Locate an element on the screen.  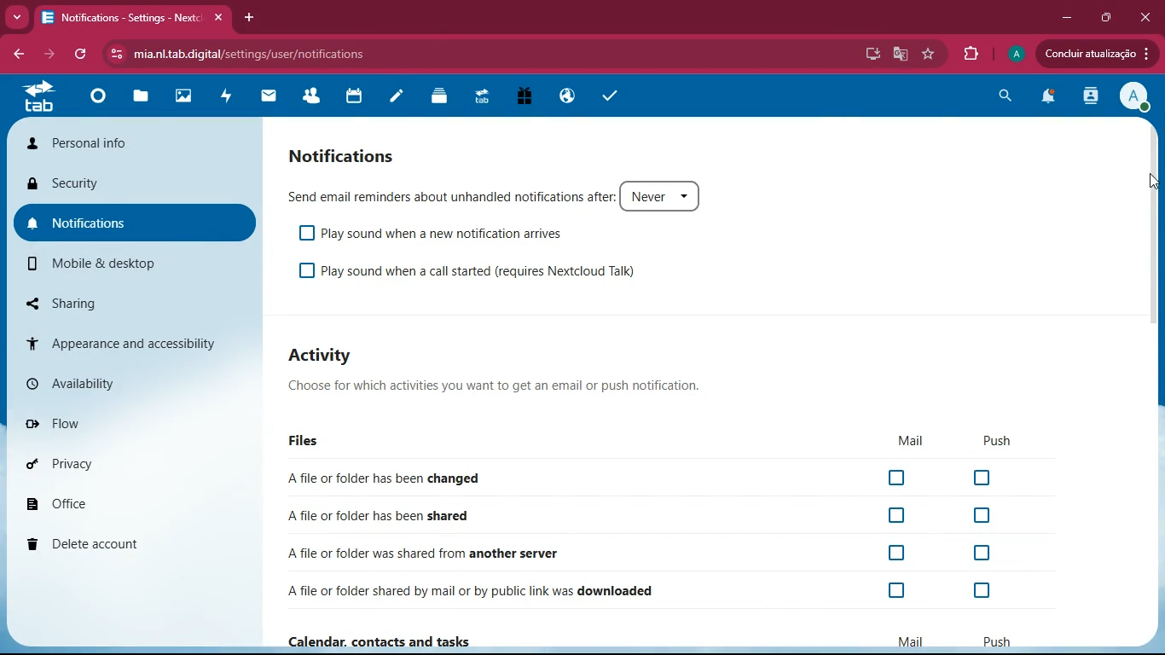
availability is located at coordinates (133, 384).